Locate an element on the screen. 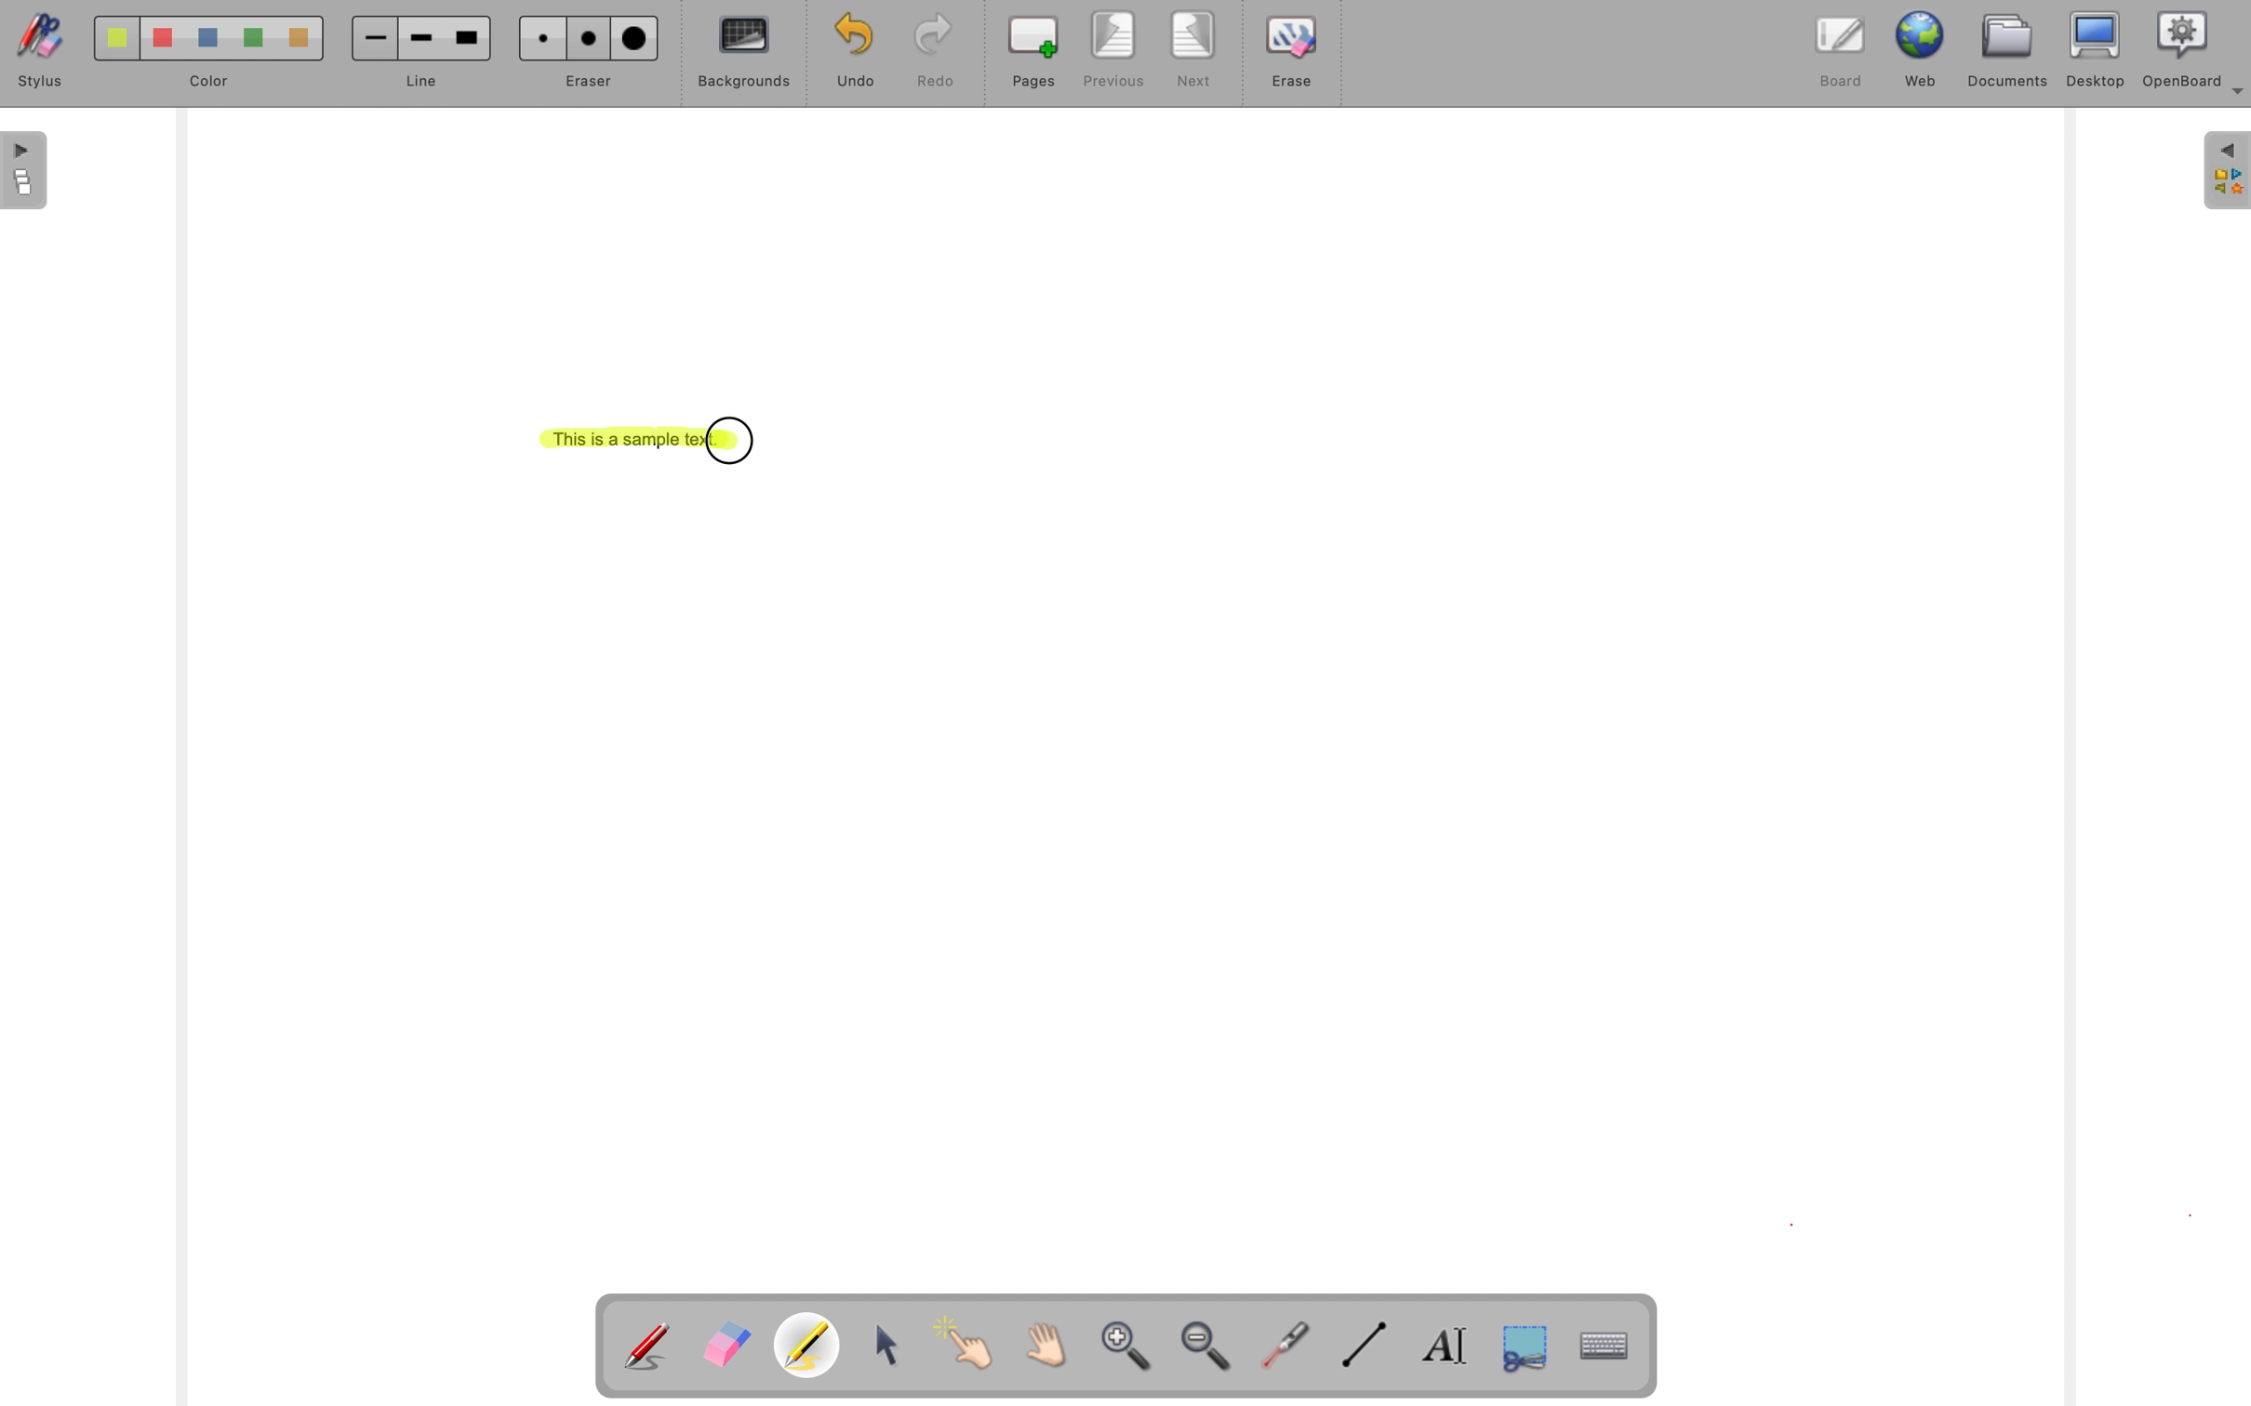 The height and width of the screenshot is (1406, 2251). Annotate document is located at coordinates (648, 1342).